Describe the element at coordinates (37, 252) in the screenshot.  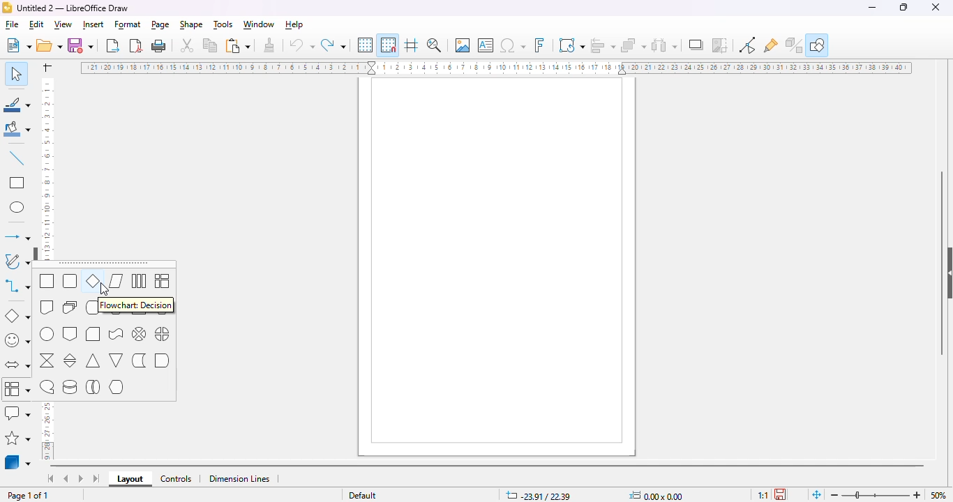
I see `show` at that location.